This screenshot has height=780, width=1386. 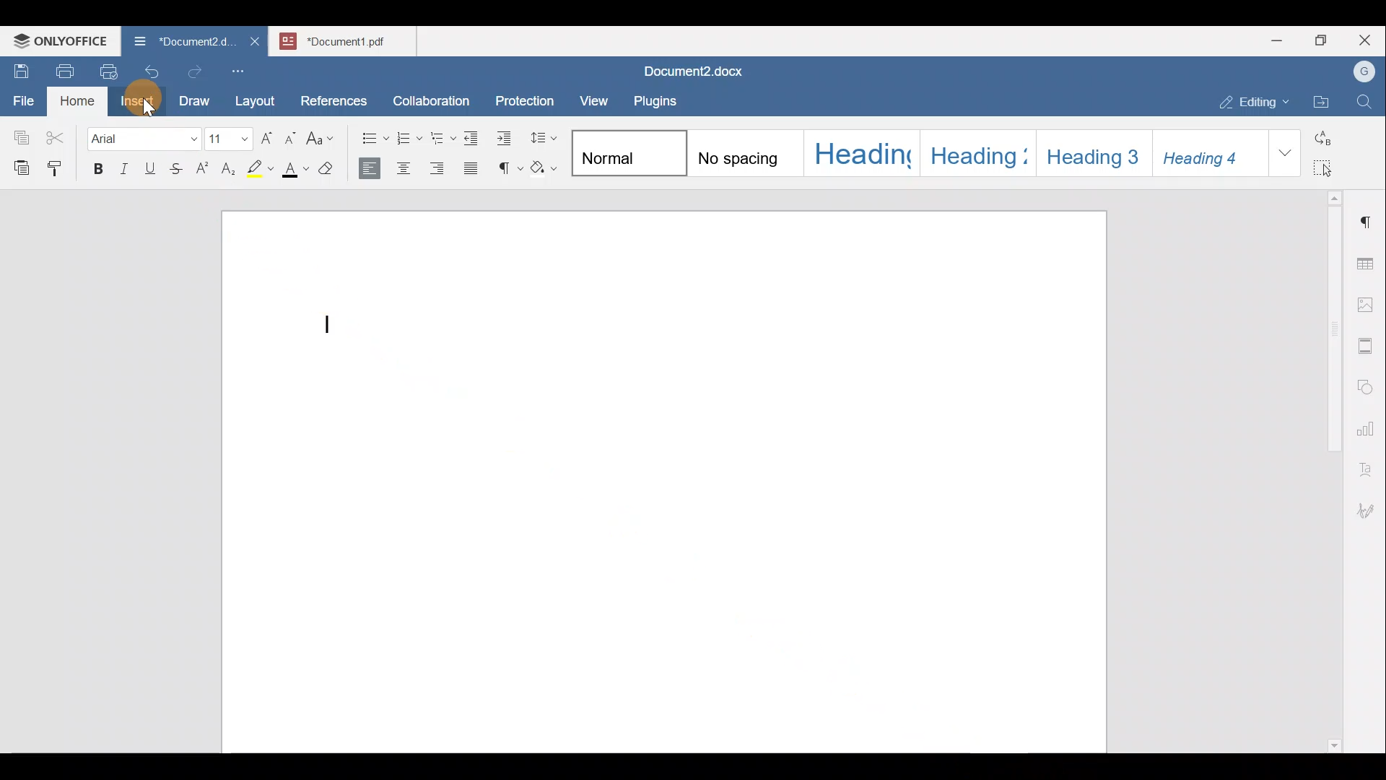 I want to click on Cursor on Insert, so click(x=134, y=104).